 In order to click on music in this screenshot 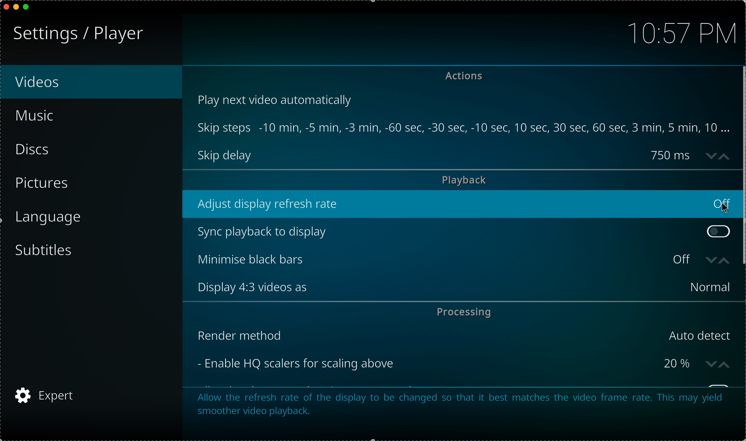, I will do `click(42, 117)`.